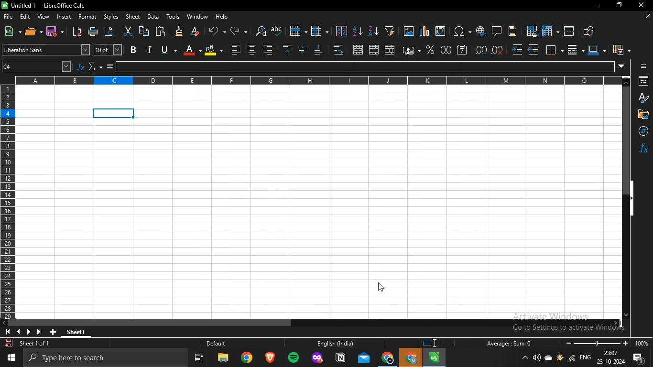 The width and height of the screenshot is (653, 367). What do you see at coordinates (517, 50) in the screenshot?
I see `increase indent` at bounding box center [517, 50].